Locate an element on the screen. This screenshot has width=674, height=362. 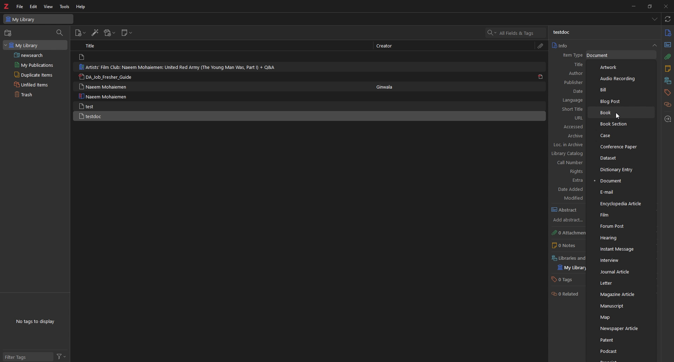
filter is located at coordinates (61, 357).